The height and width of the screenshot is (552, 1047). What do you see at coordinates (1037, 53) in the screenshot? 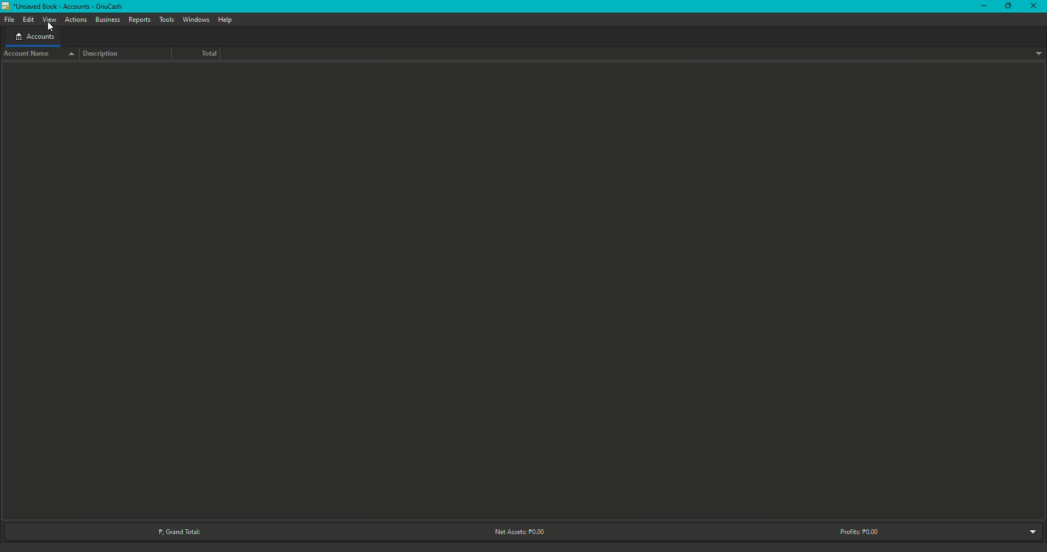
I see `Drop down` at bounding box center [1037, 53].